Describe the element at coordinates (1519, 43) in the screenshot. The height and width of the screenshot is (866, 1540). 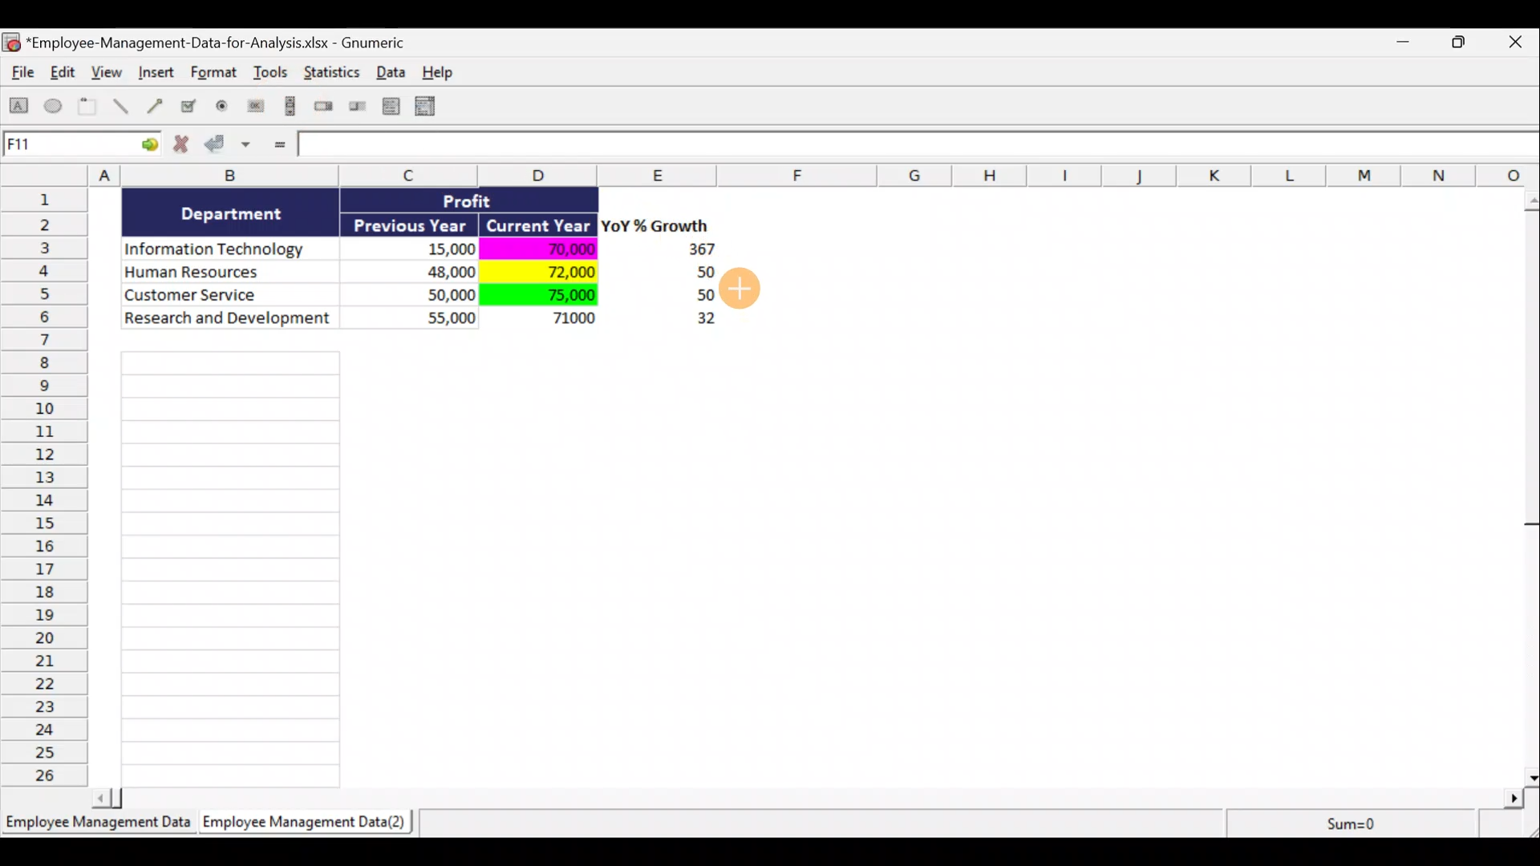
I see `Close` at that location.